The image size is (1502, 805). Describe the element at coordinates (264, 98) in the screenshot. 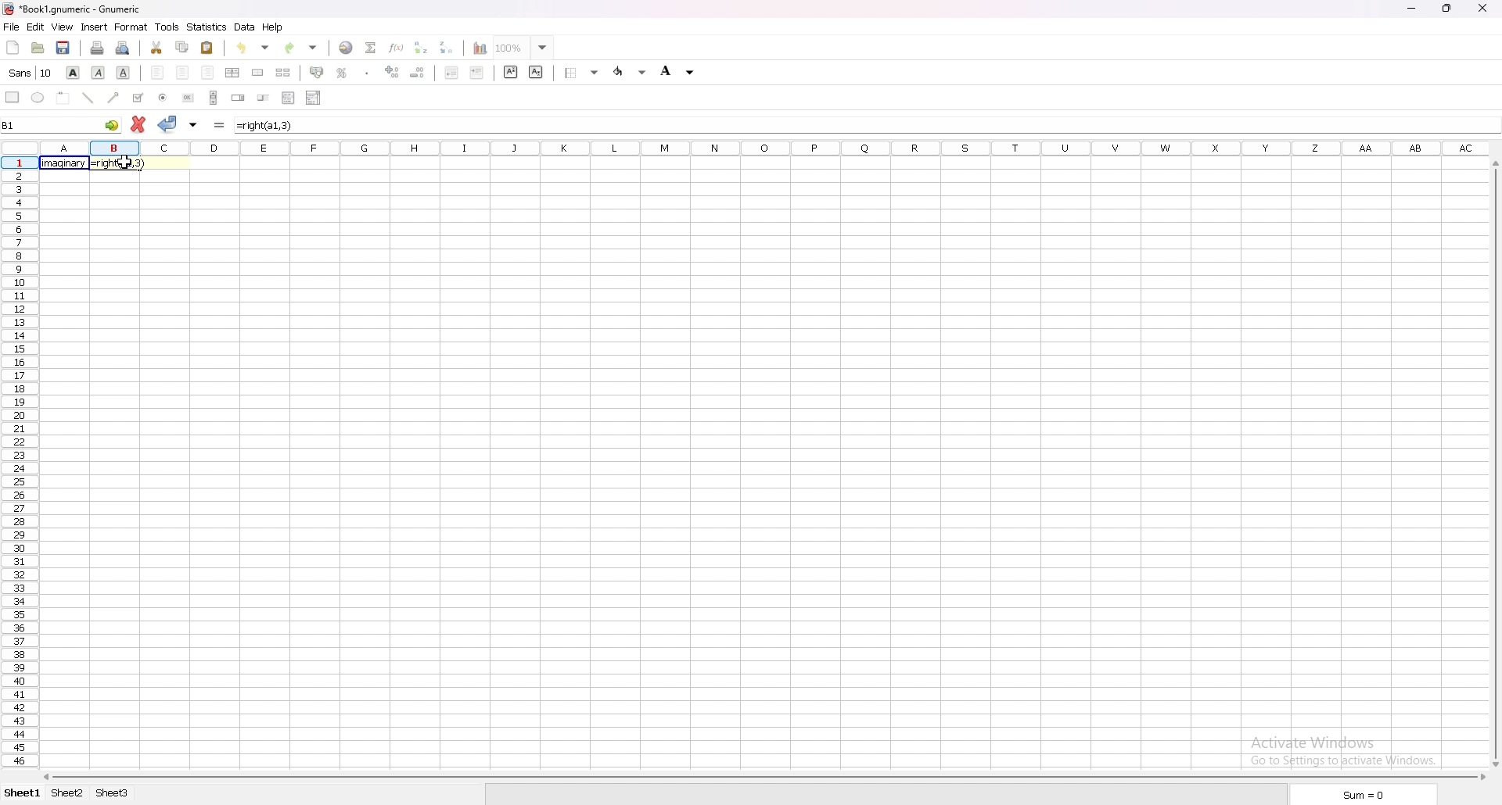

I see `slider` at that location.